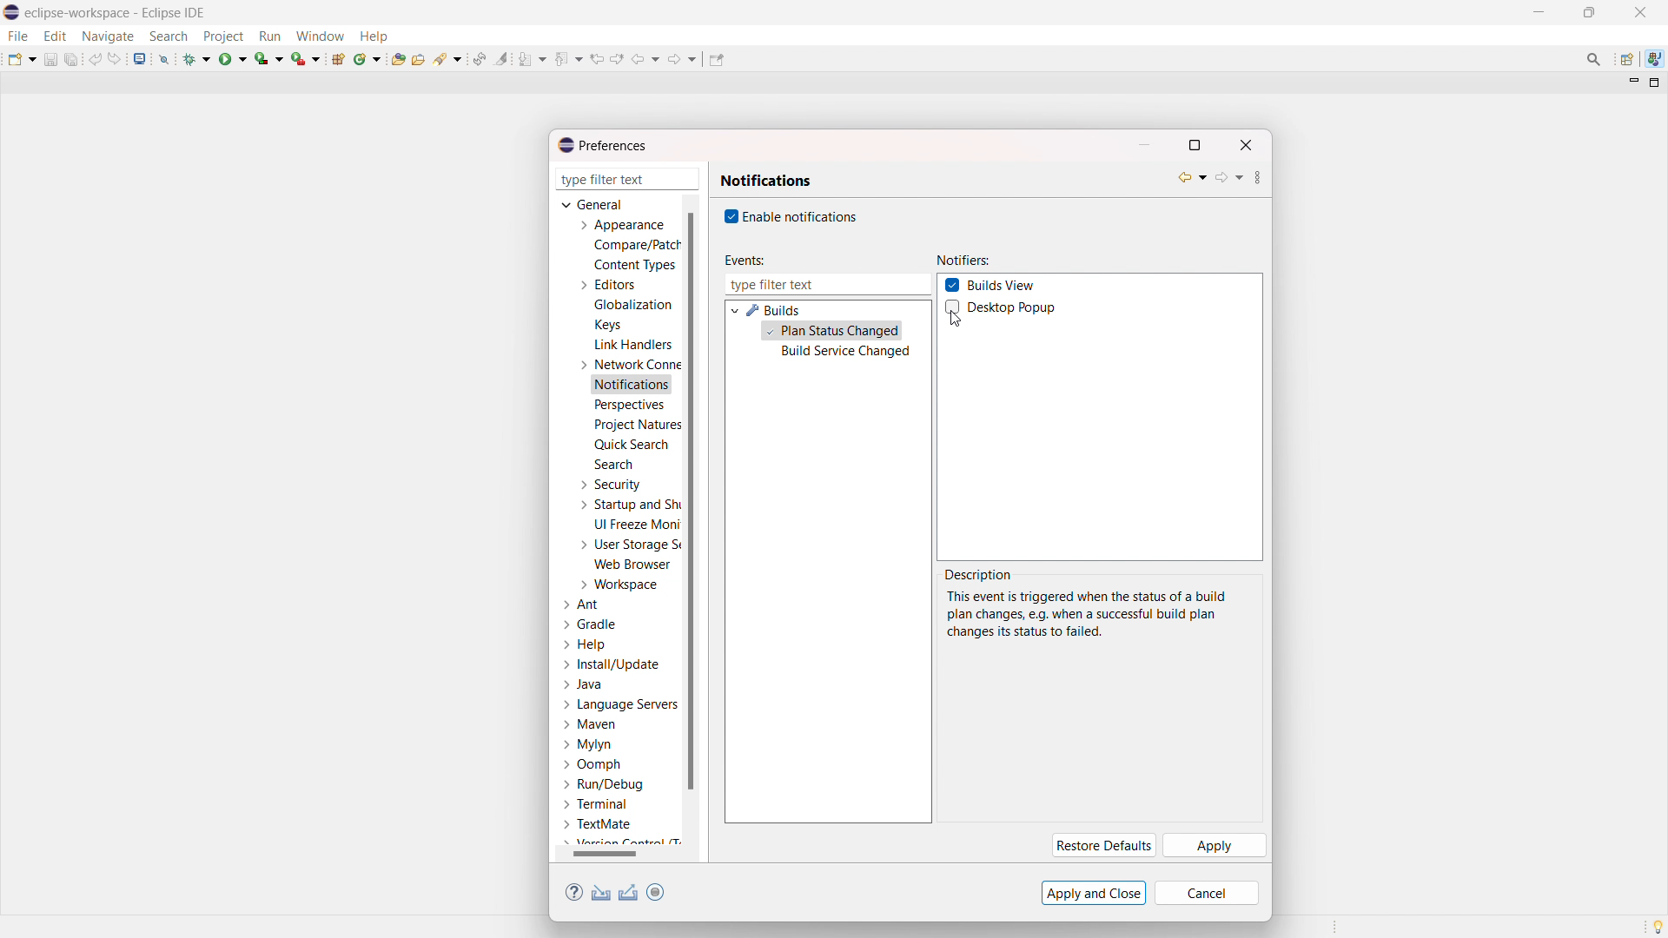 The width and height of the screenshot is (1668, 938). What do you see at coordinates (420, 57) in the screenshot?
I see `open task` at bounding box center [420, 57].